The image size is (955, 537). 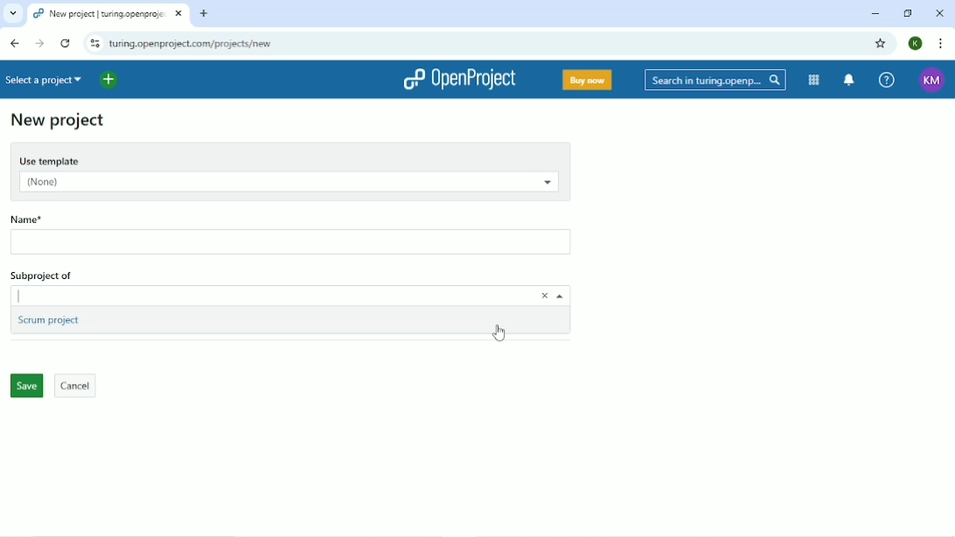 What do you see at coordinates (289, 158) in the screenshot?
I see `Use template` at bounding box center [289, 158].